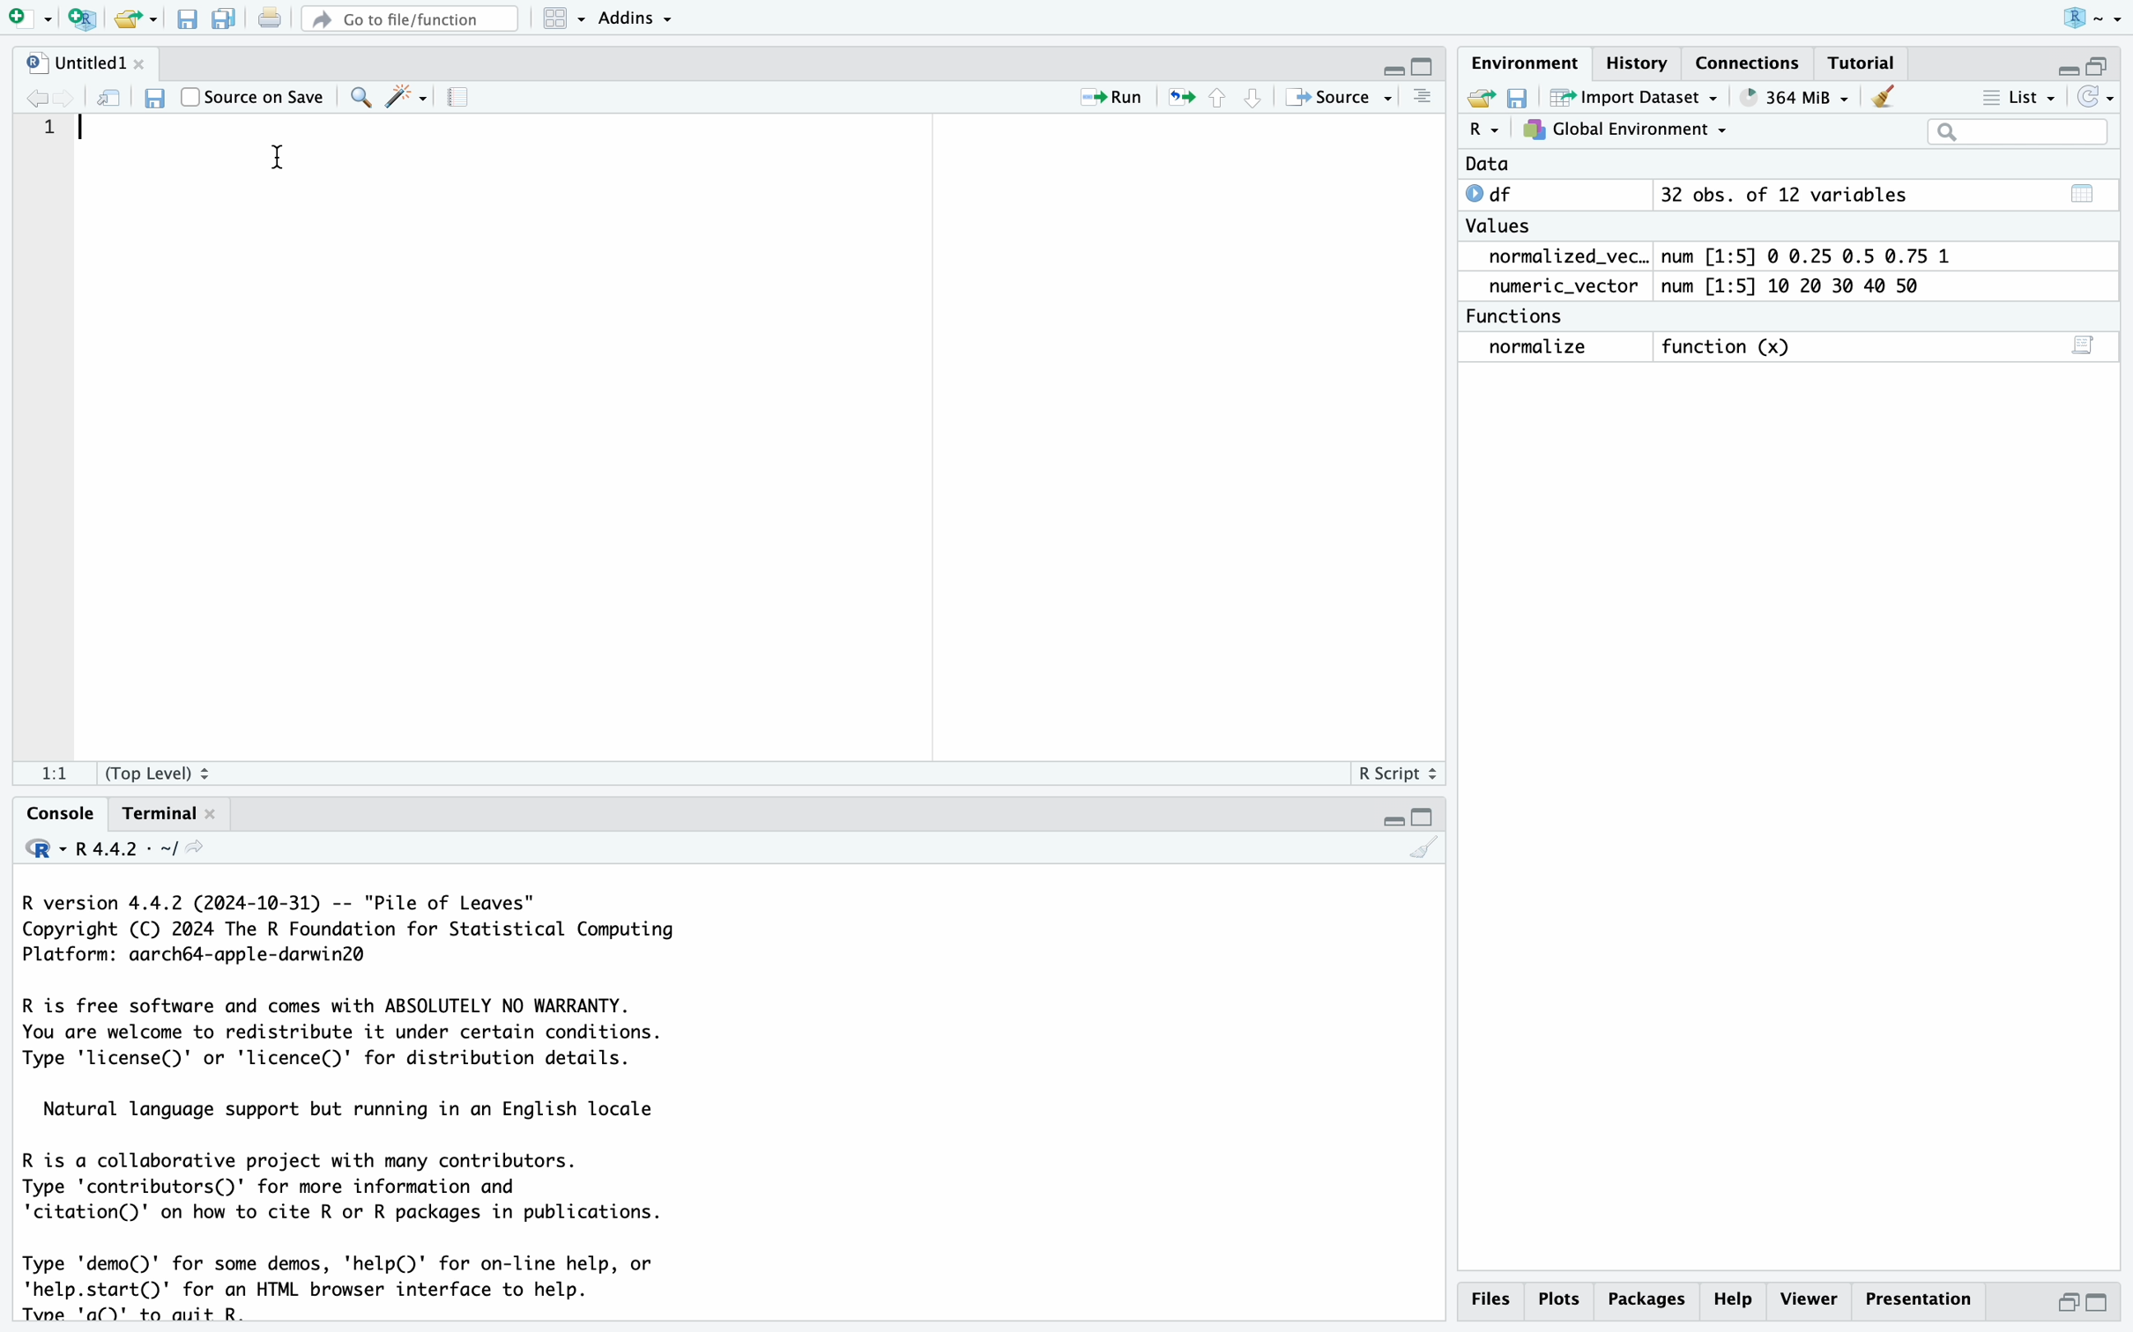 Image resolution: width=2133 pixels, height=1332 pixels. What do you see at coordinates (187, 20) in the screenshot?
I see `Save` at bounding box center [187, 20].